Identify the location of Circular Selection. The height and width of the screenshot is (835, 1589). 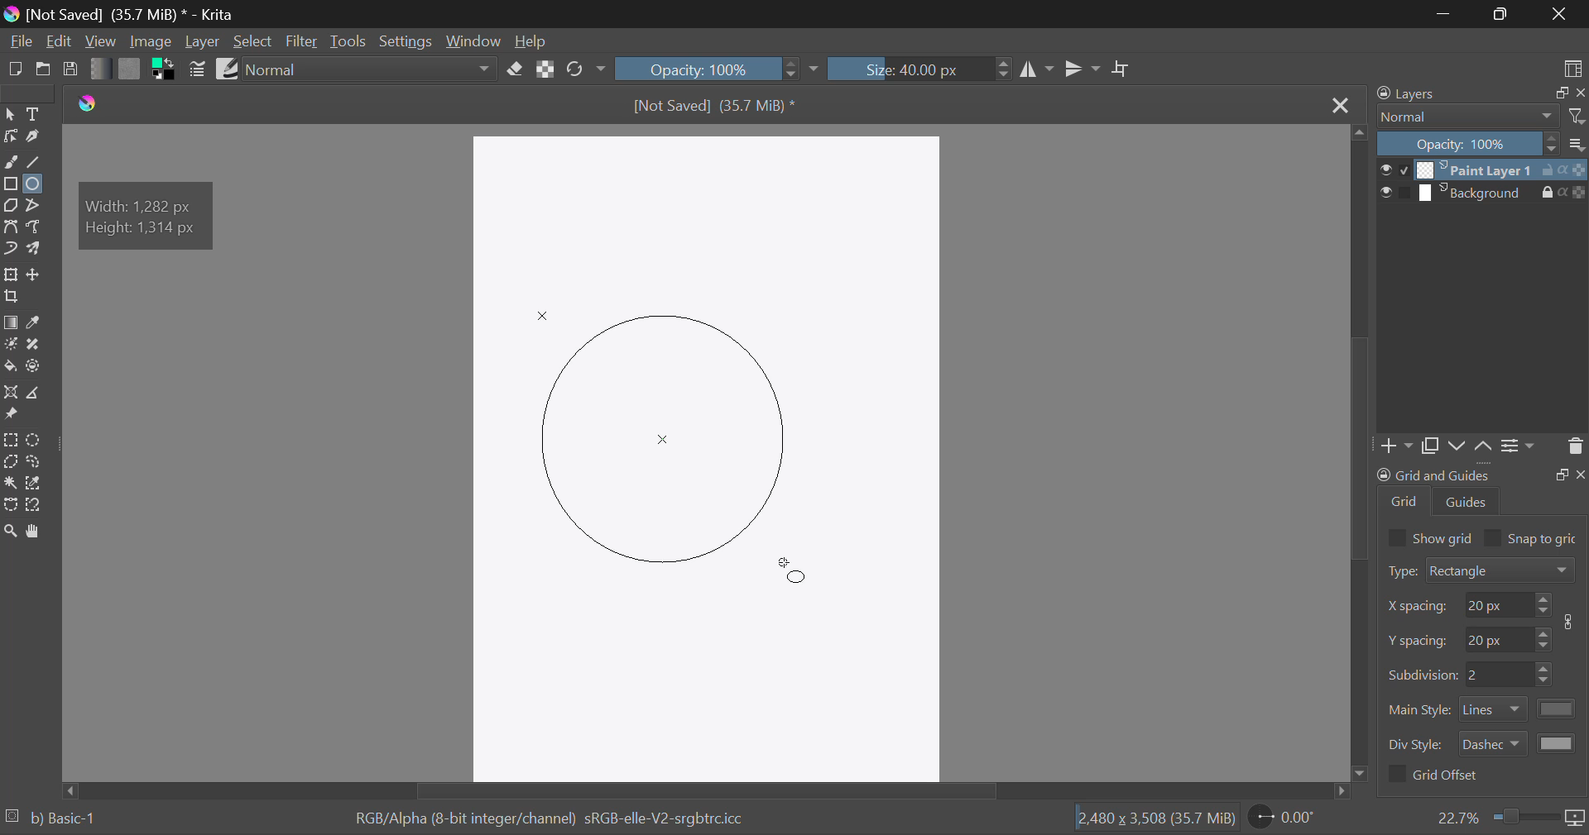
(35, 439).